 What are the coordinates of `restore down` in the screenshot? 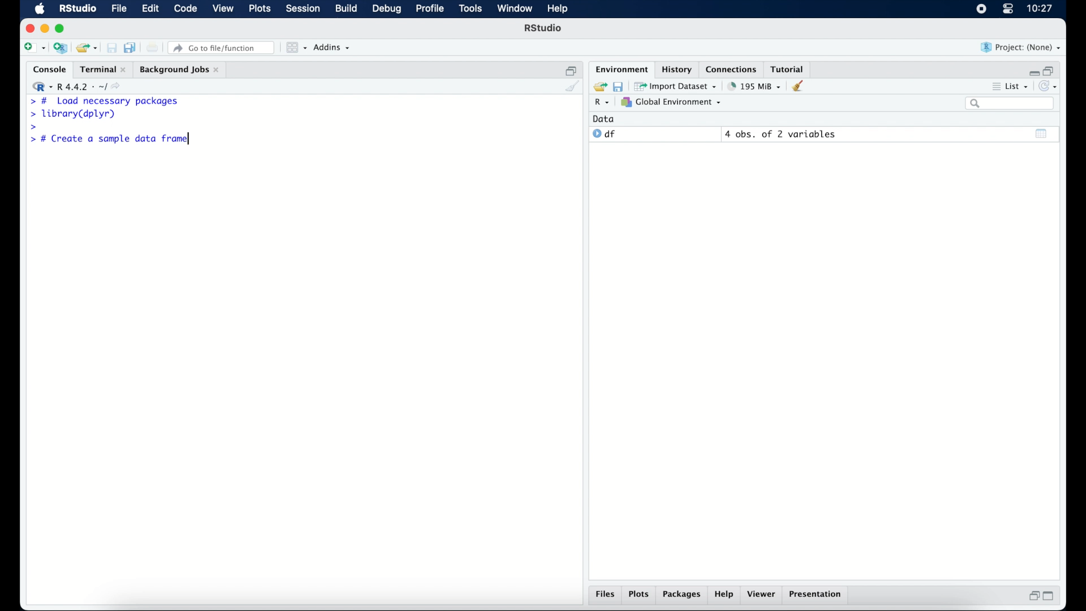 It's located at (1051, 70).